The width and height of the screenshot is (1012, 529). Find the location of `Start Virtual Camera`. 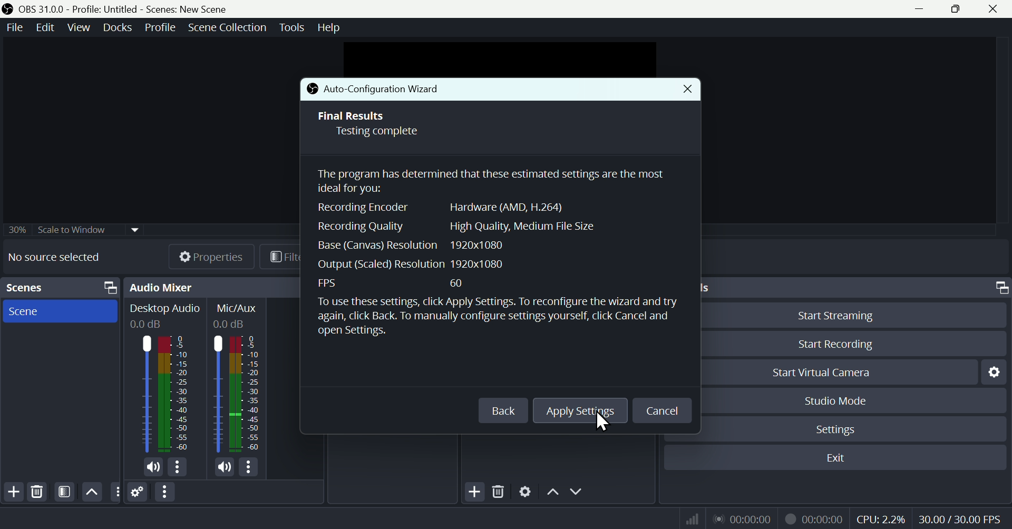

Start Virtual Camera is located at coordinates (838, 371).